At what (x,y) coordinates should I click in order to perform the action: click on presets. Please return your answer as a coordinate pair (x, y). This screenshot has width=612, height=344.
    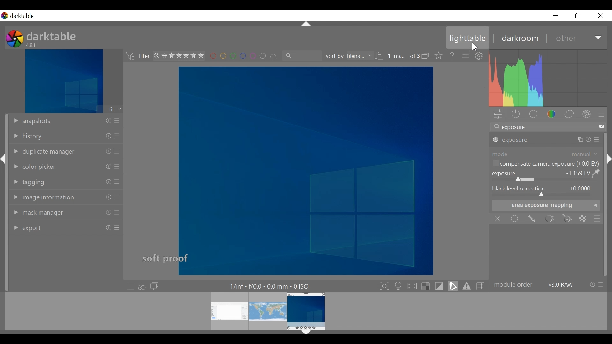
    Looking at the image, I should click on (117, 166).